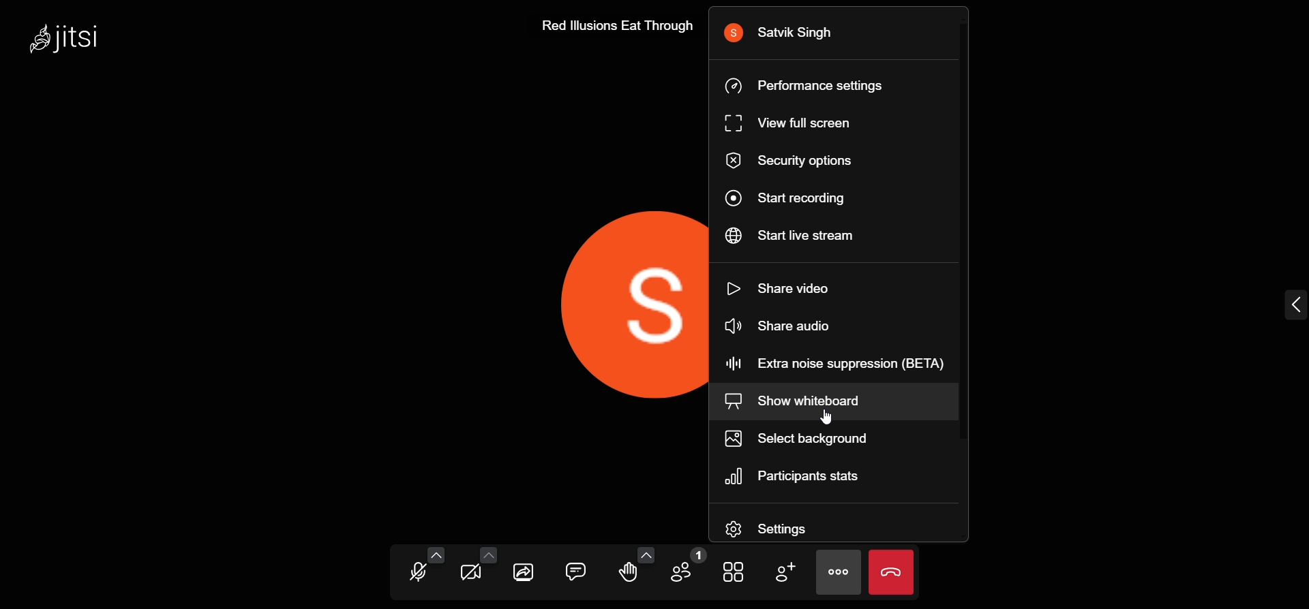 This screenshot has width=1309, height=609. Describe the element at coordinates (794, 525) in the screenshot. I see `setting` at that location.